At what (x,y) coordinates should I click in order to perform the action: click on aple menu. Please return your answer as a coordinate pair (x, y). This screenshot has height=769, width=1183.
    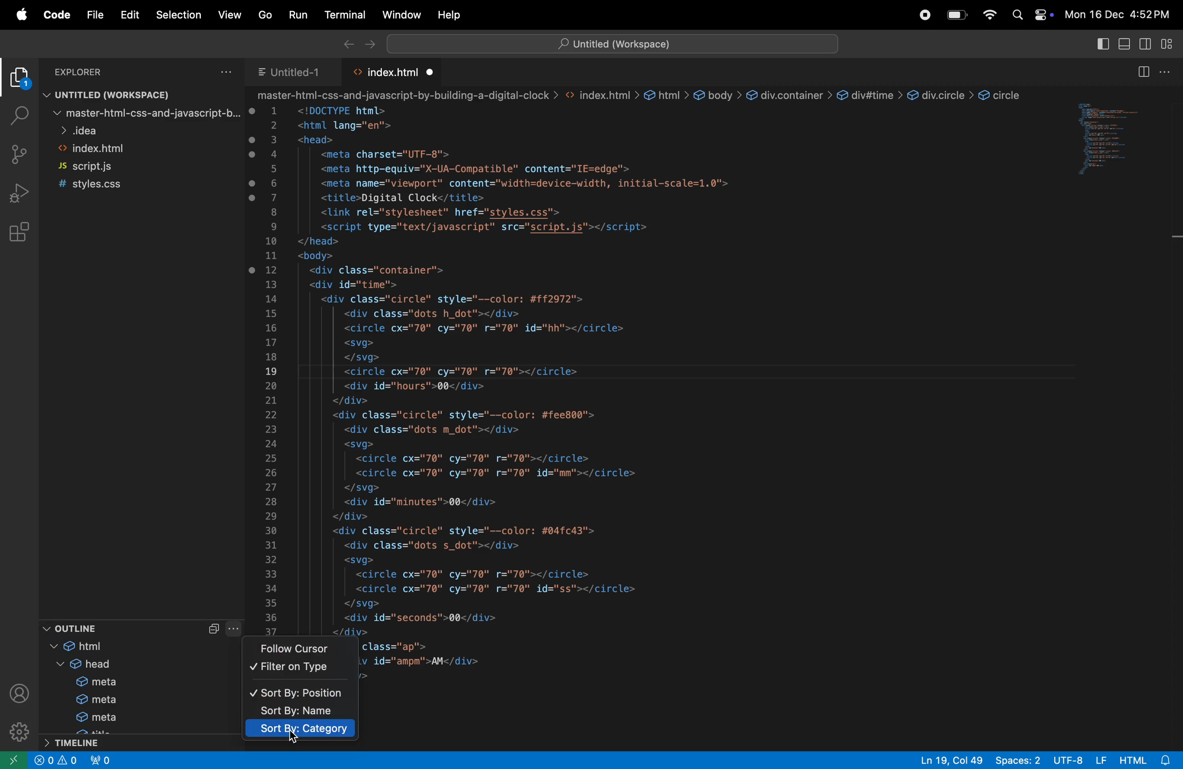
    Looking at the image, I should click on (20, 14).